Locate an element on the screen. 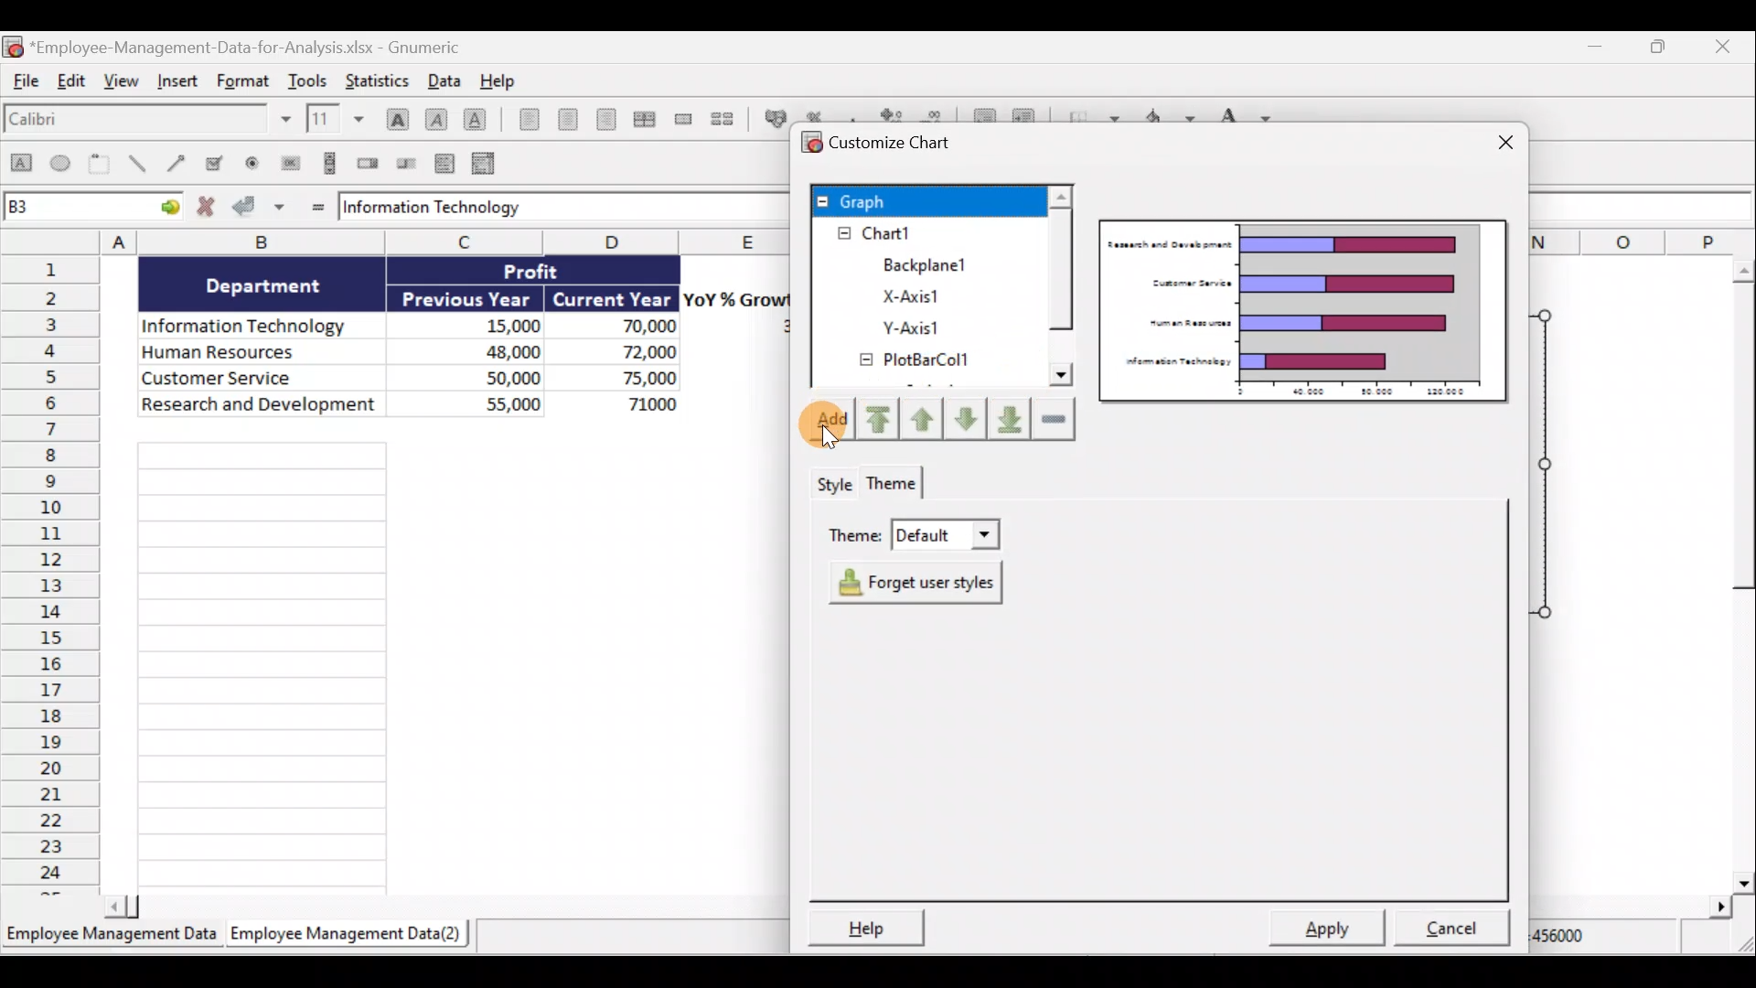 The image size is (1756, 988). Move up is located at coordinates (921, 418).